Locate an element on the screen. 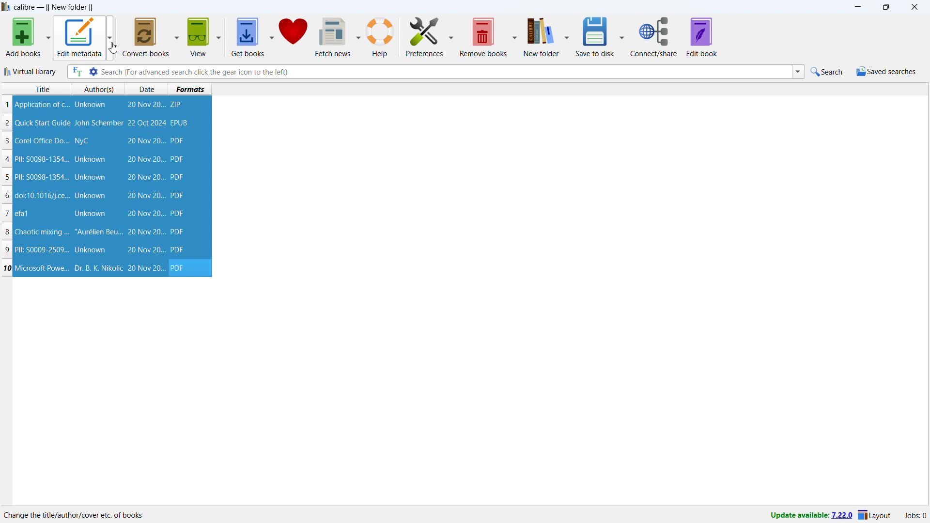 The height and width of the screenshot is (523, 930). cursor is located at coordinates (113, 48).